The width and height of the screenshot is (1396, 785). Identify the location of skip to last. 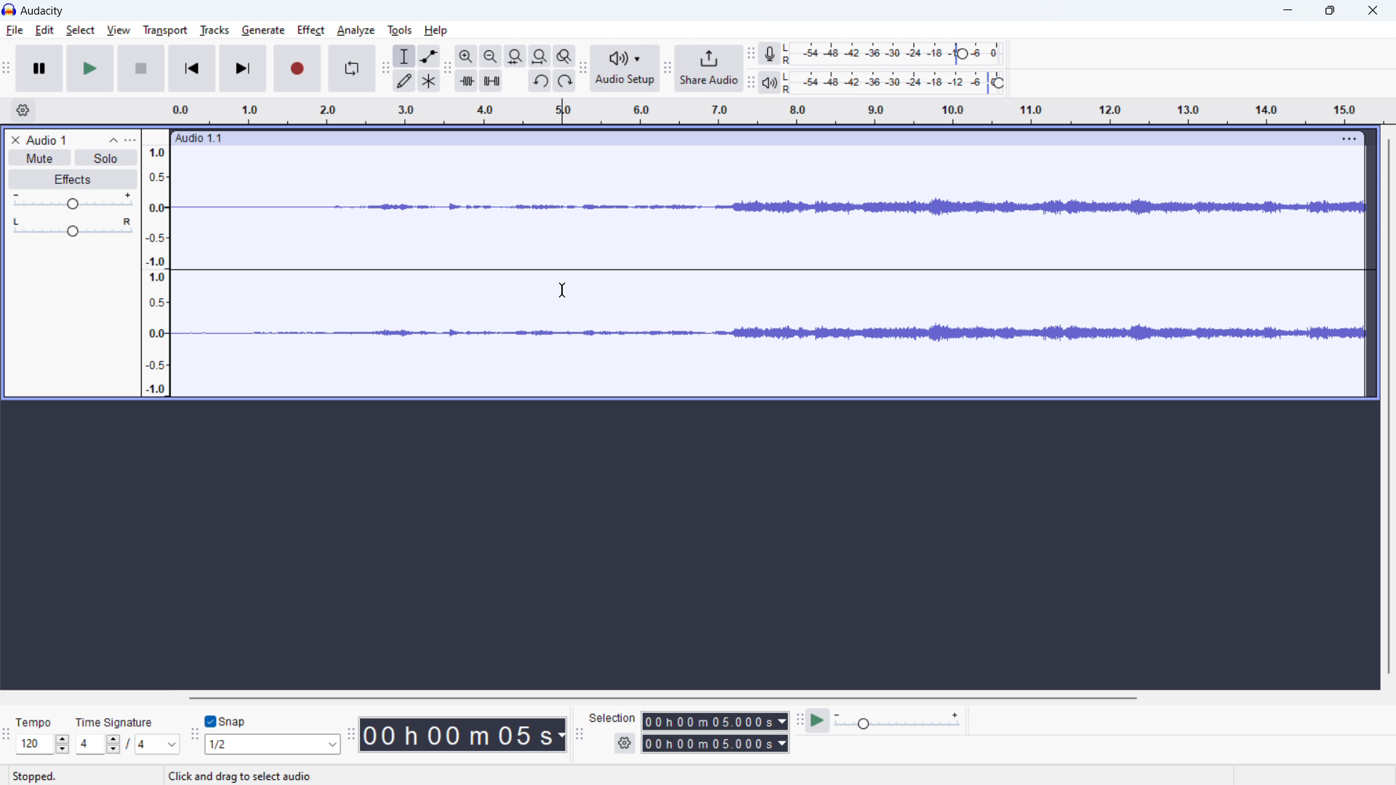
(244, 68).